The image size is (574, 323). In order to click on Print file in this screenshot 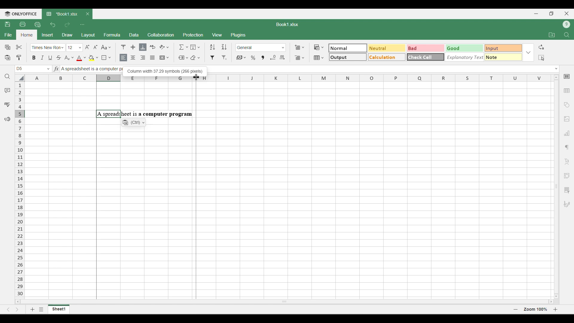, I will do `click(22, 24)`.